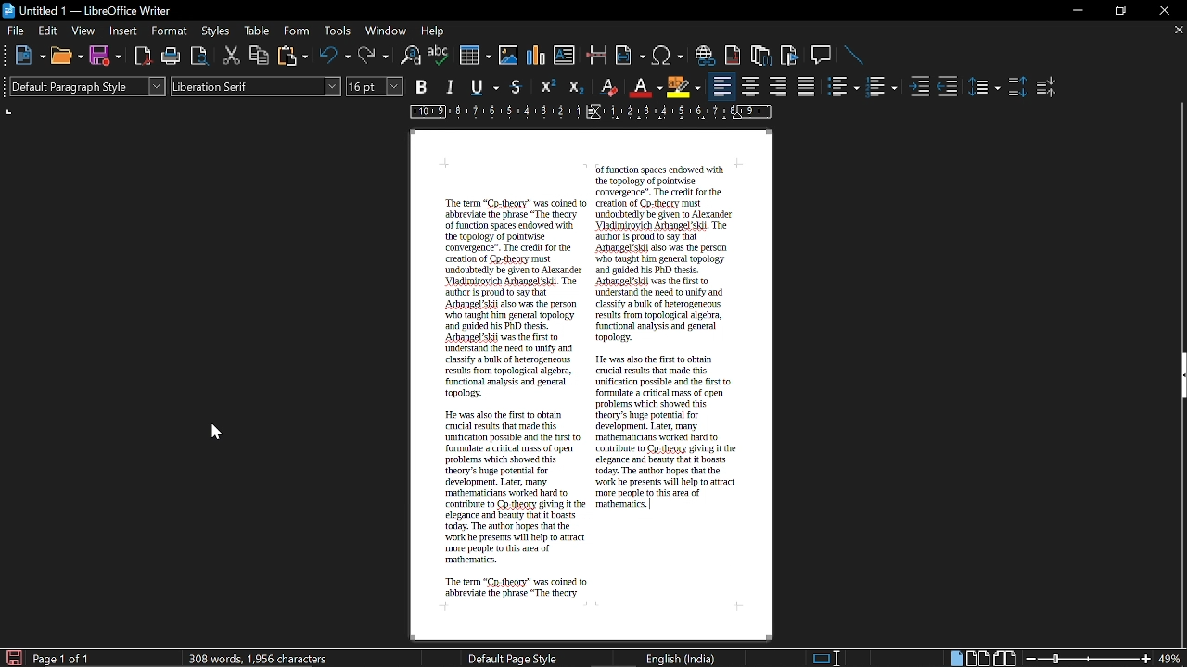  What do you see at coordinates (778, 85) in the screenshot?
I see `align right` at bounding box center [778, 85].